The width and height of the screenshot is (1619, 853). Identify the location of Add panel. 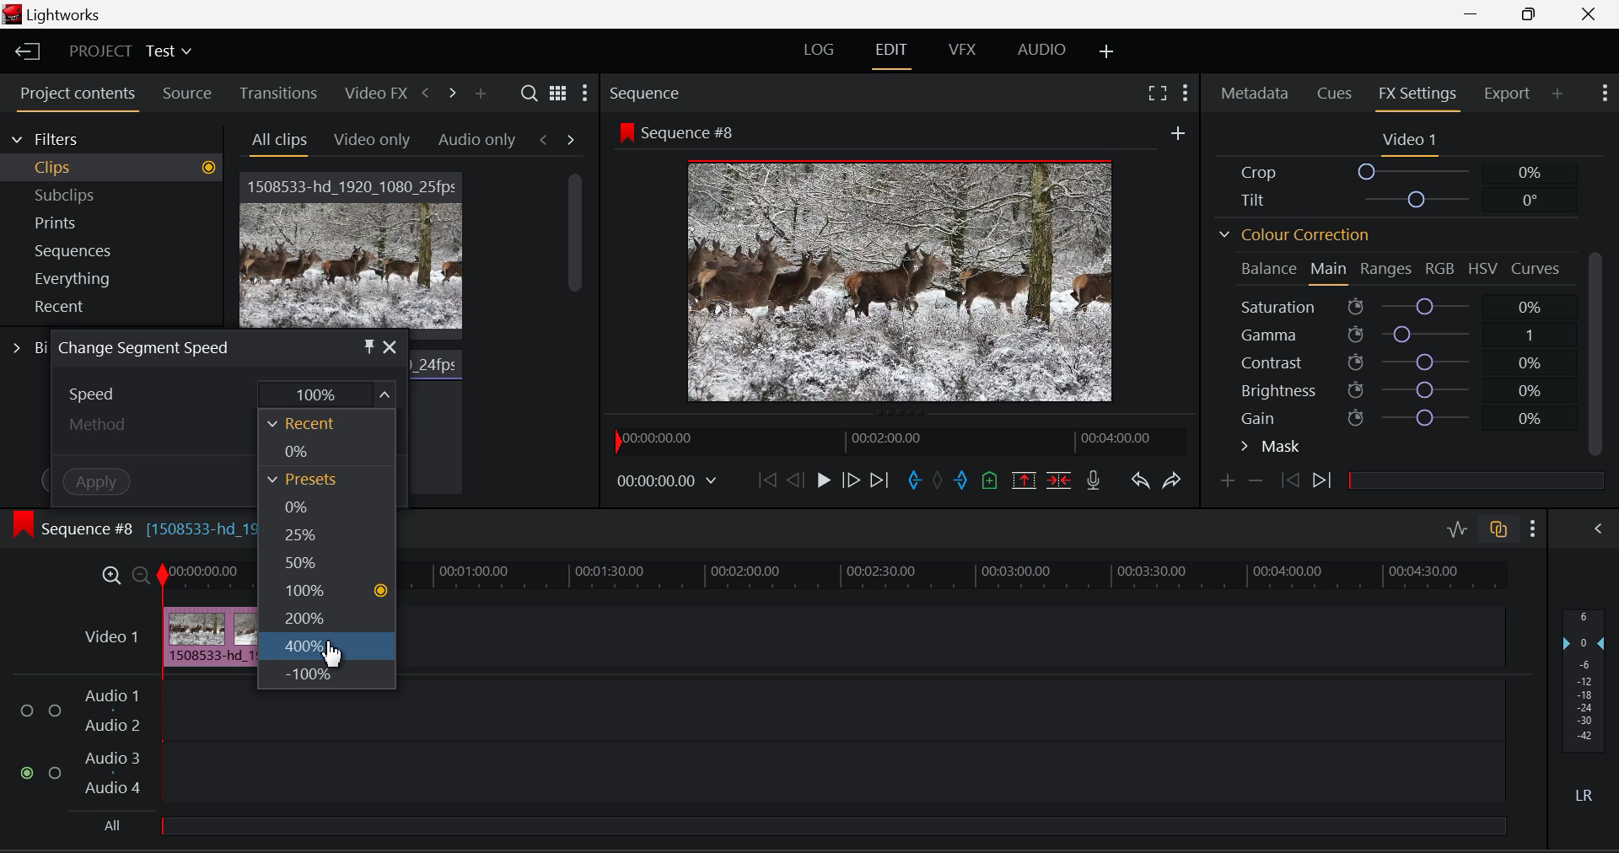
(483, 94).